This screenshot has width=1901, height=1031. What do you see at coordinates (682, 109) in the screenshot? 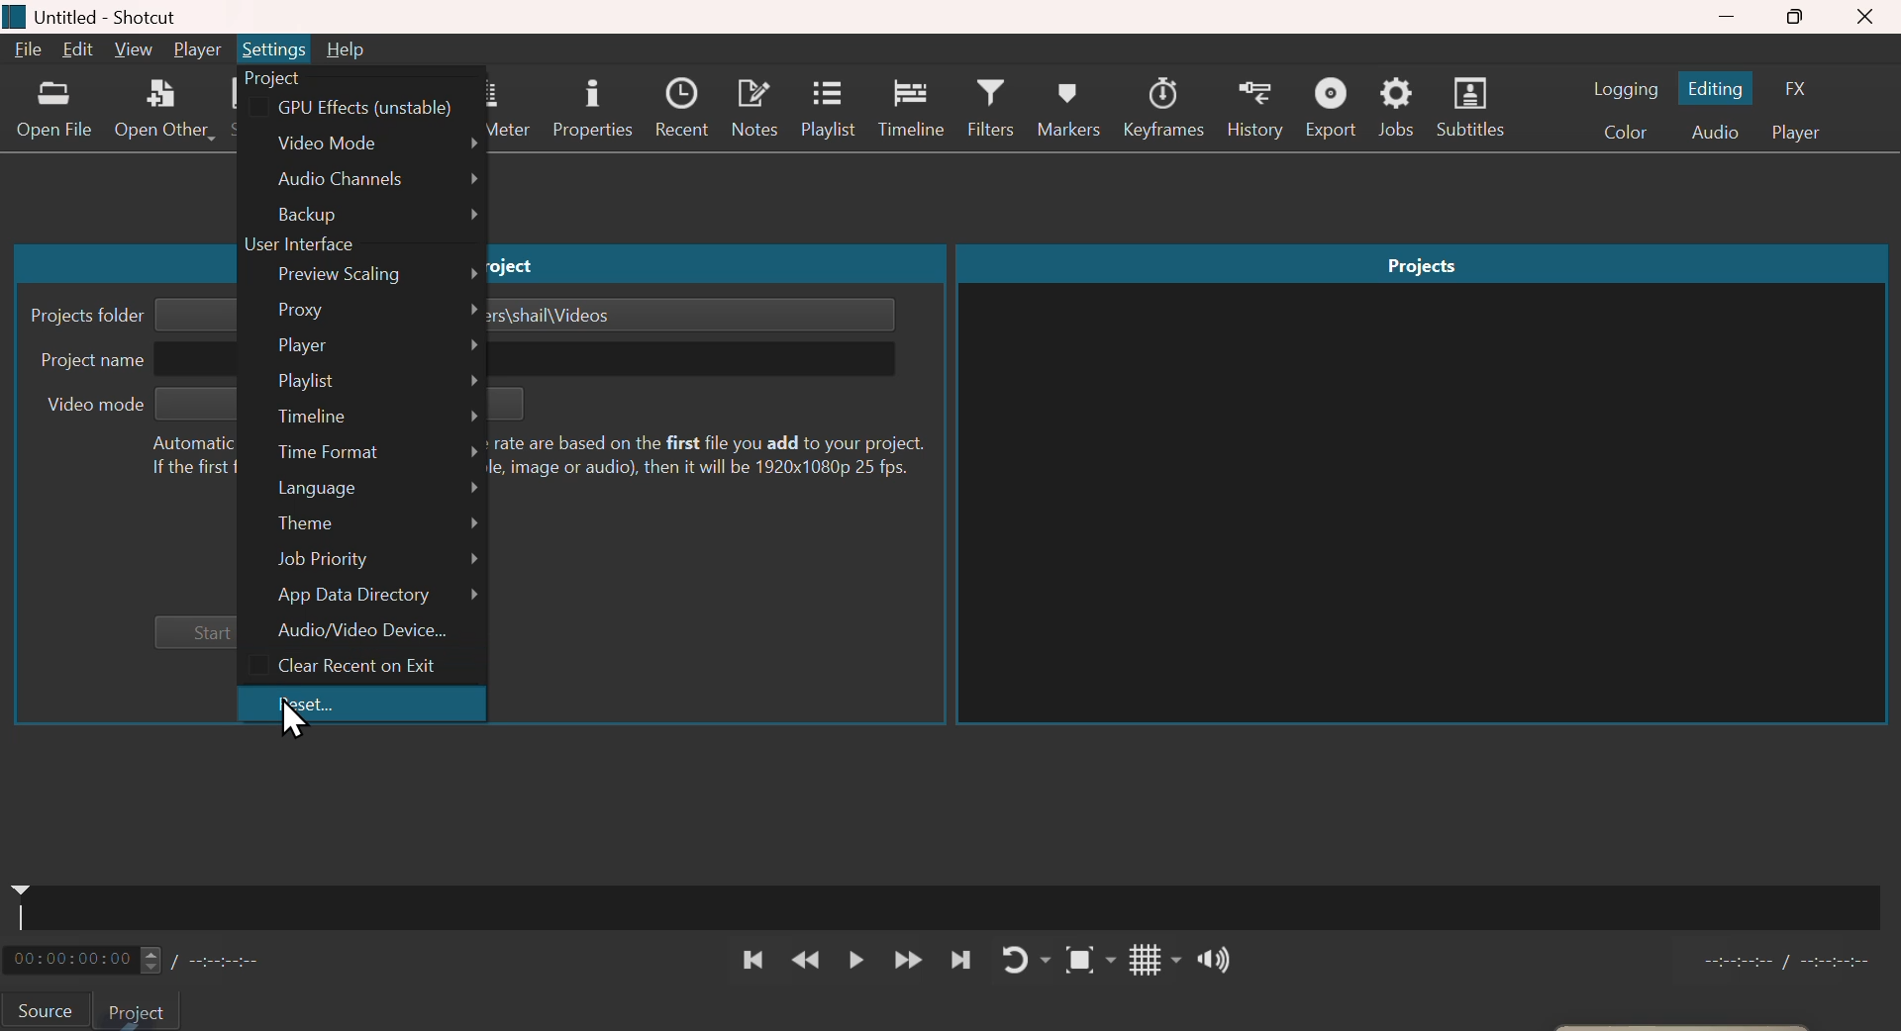
I see `Recent` at bounding box center [682, 109].